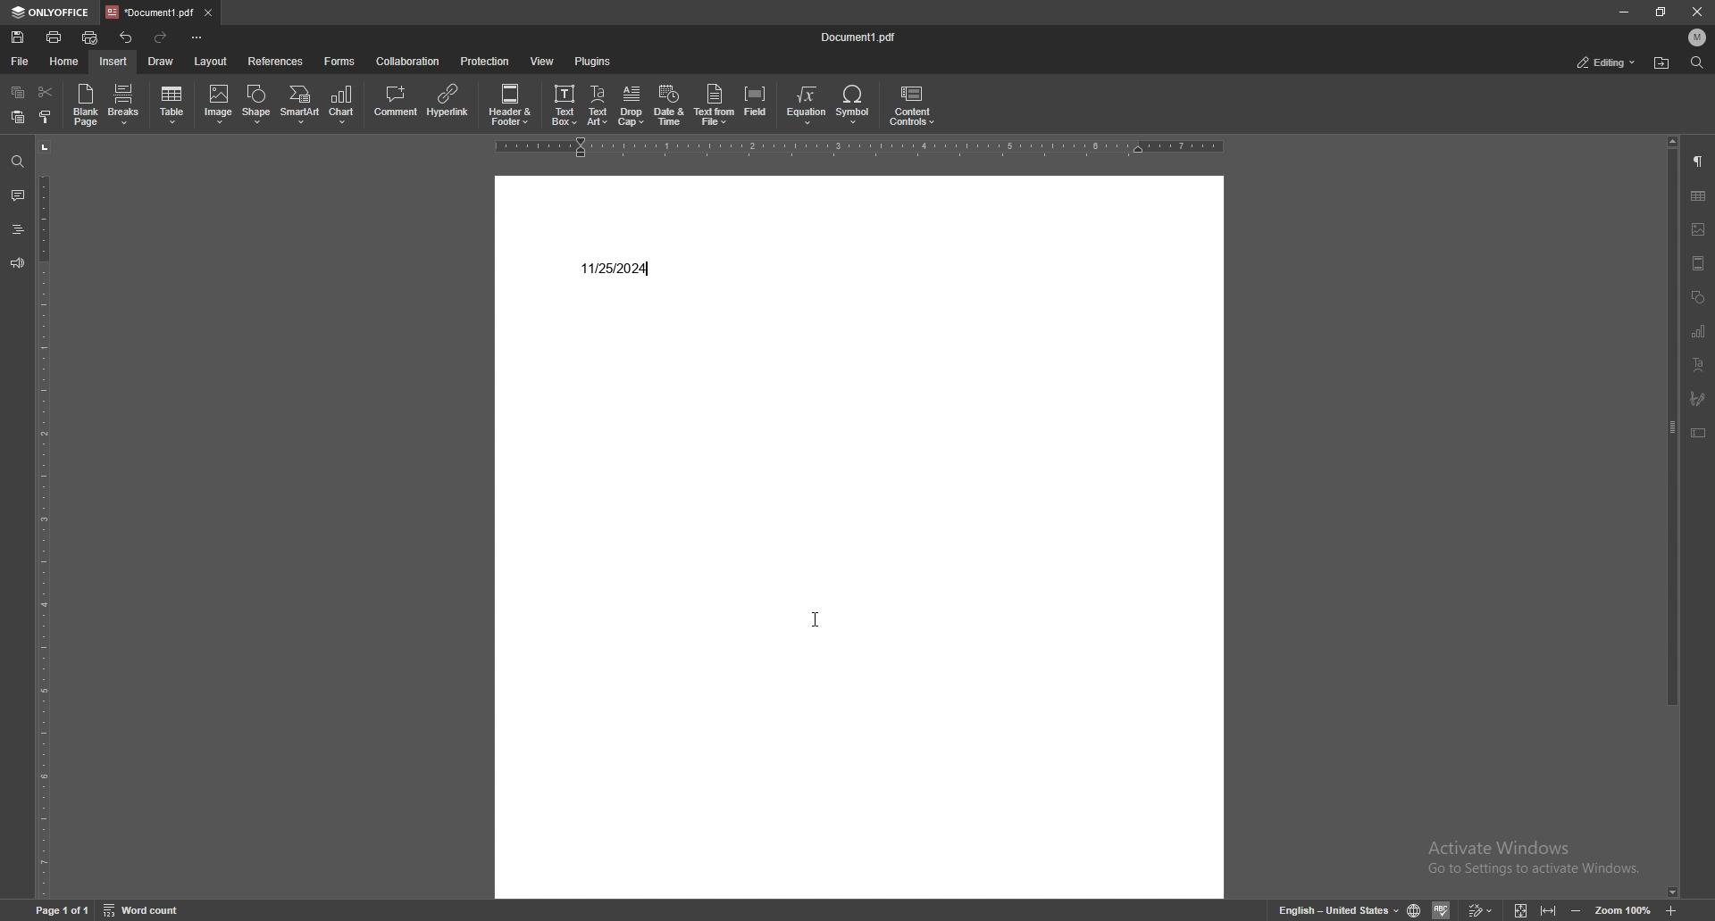 The width and height of the screenshot is (1715, 921). I want to click on breaks, so click(125, 104).